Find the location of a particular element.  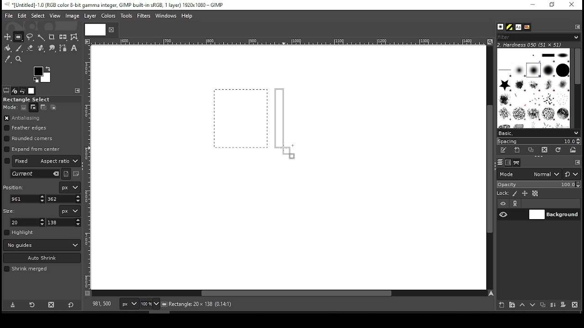

colors is located at coordinates (42, 74).